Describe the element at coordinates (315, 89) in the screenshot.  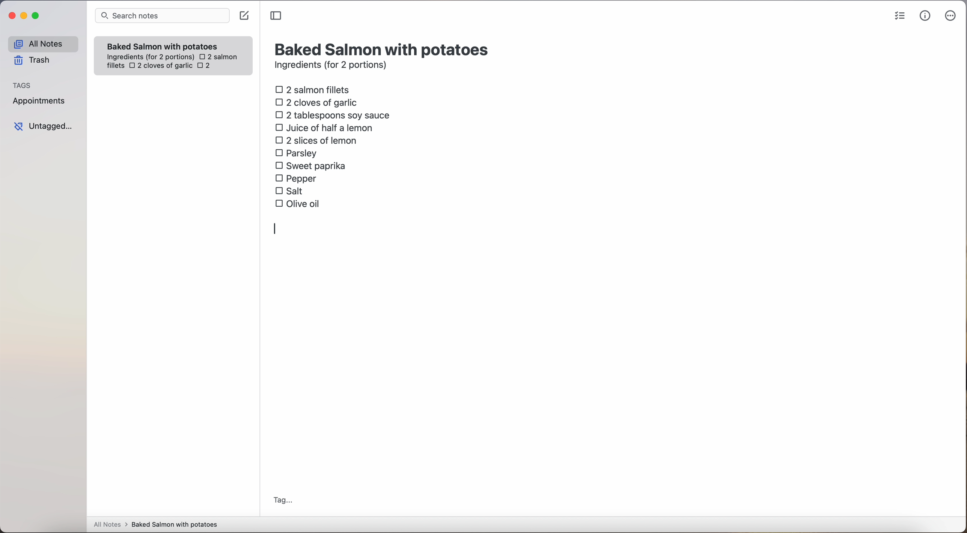
I see `2 salmon fillets` at that location.